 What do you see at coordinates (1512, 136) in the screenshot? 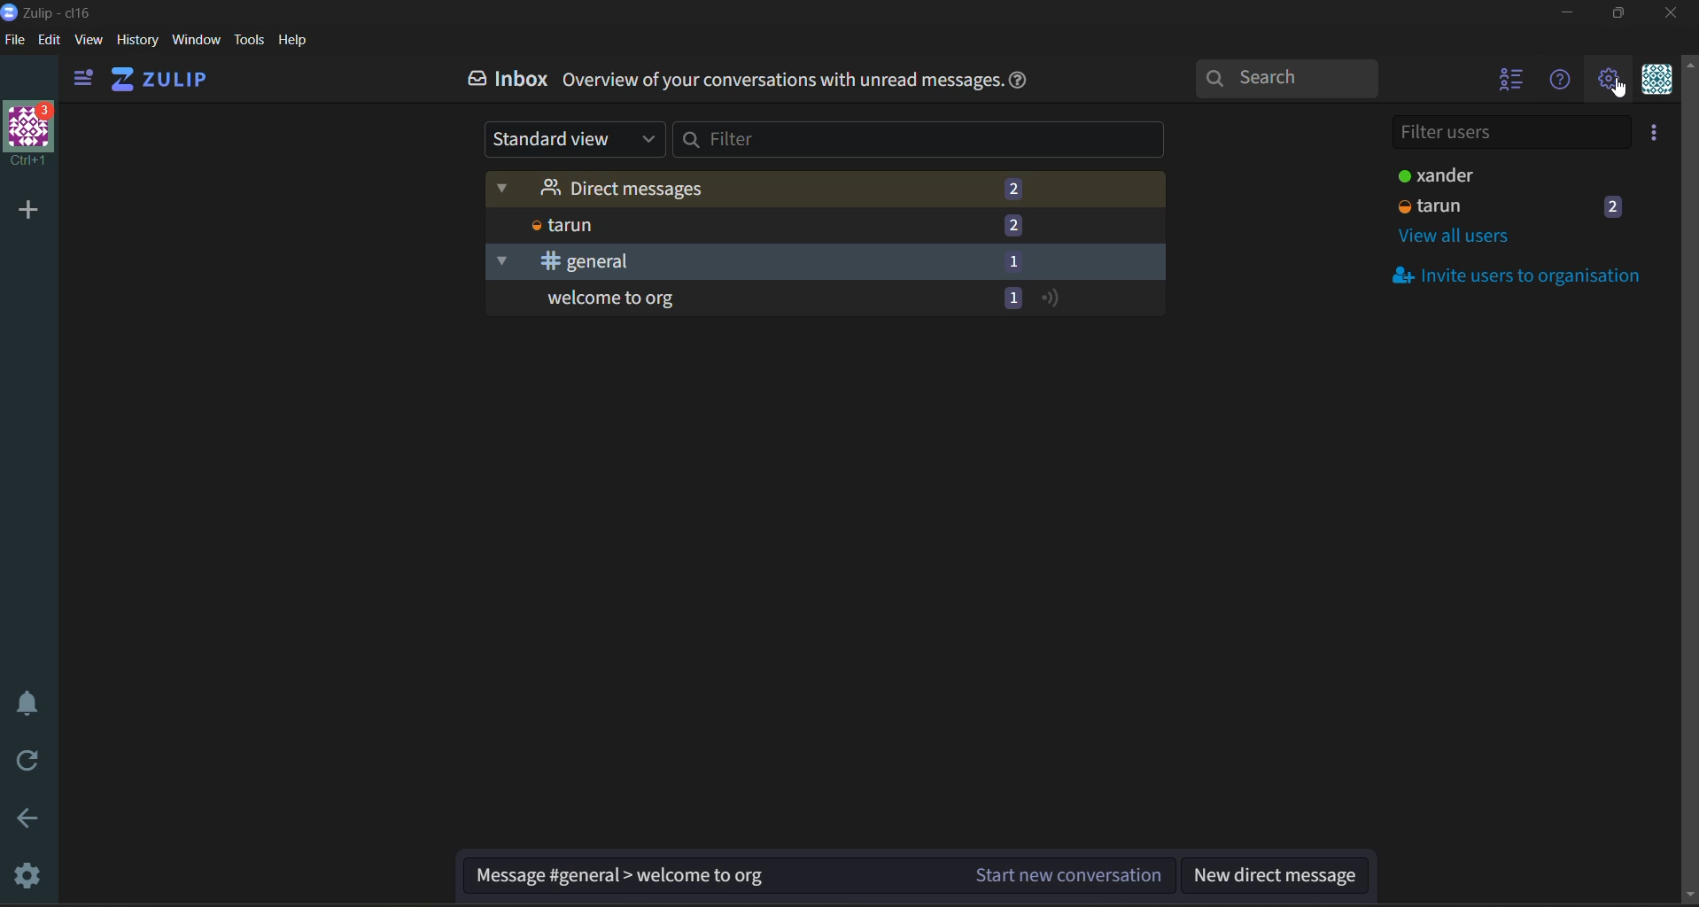
I see `filter users` at bounding box center [1512, 136].